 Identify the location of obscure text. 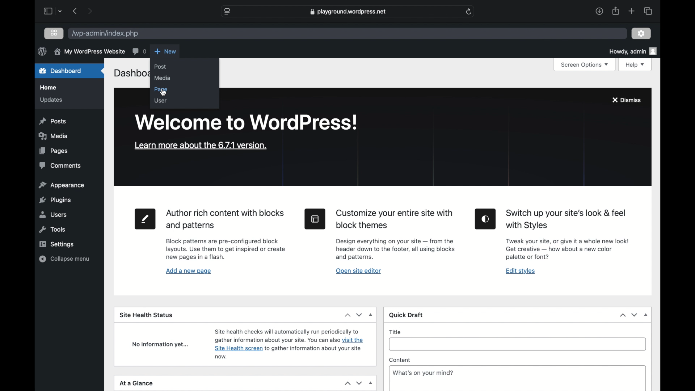
(130, 73).